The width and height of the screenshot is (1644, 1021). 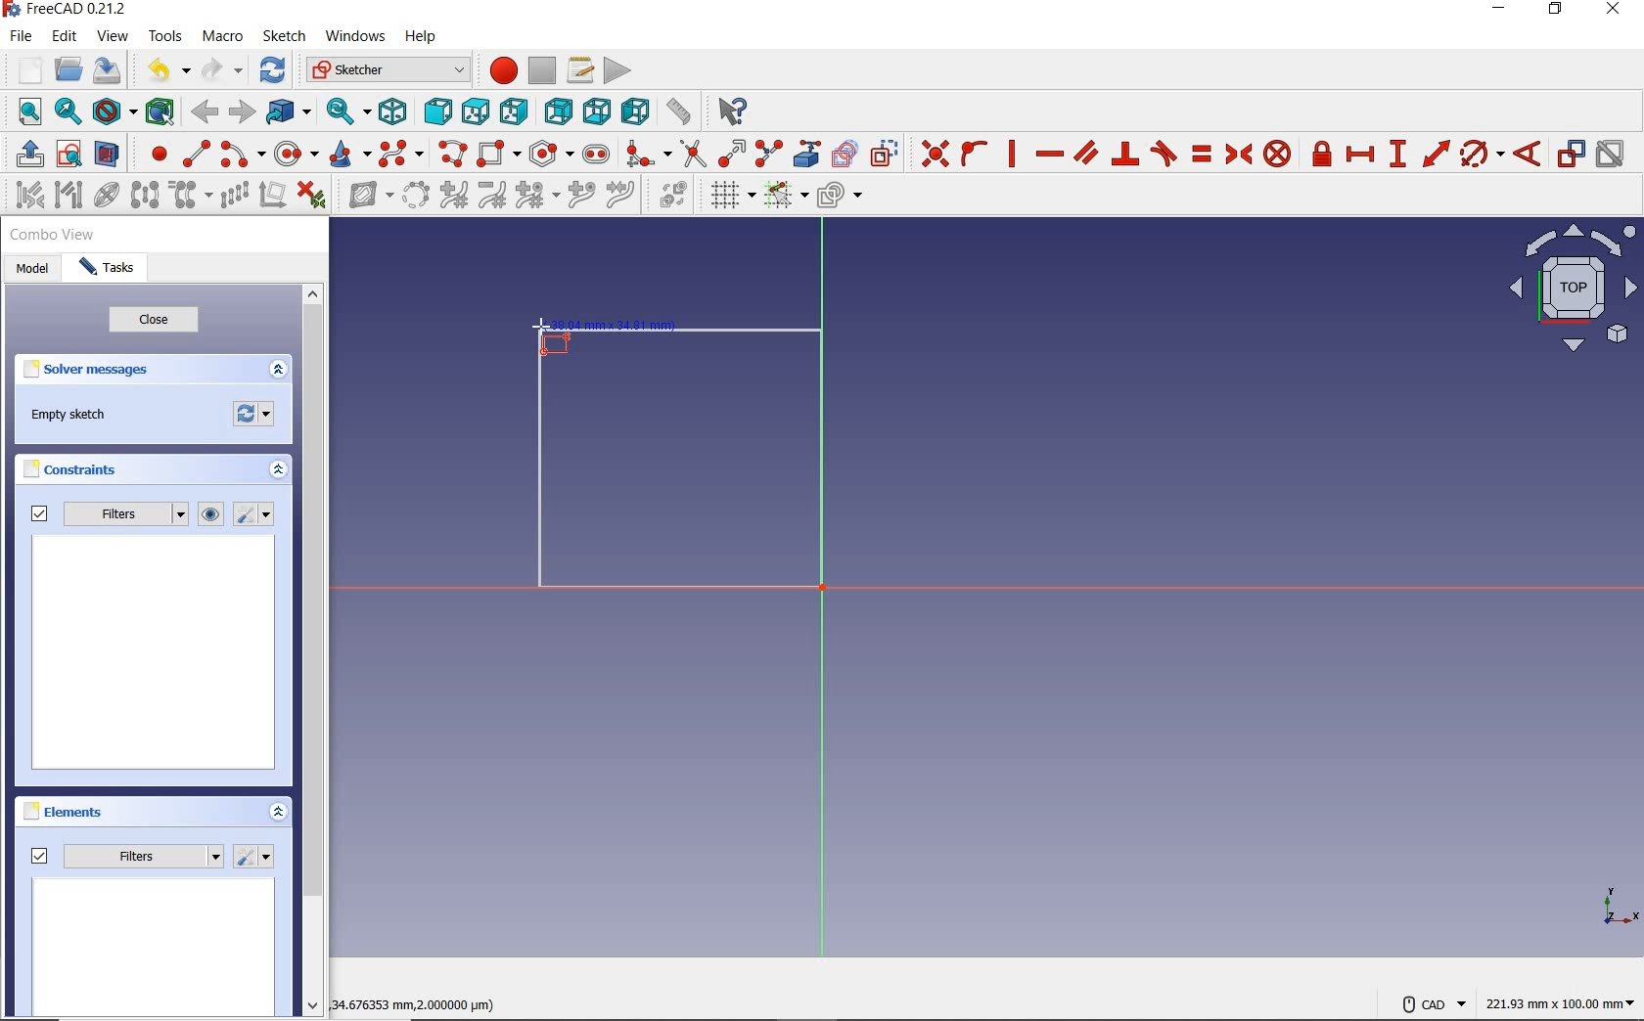 I want to click on go to linked object, so click(x=288, y=112).